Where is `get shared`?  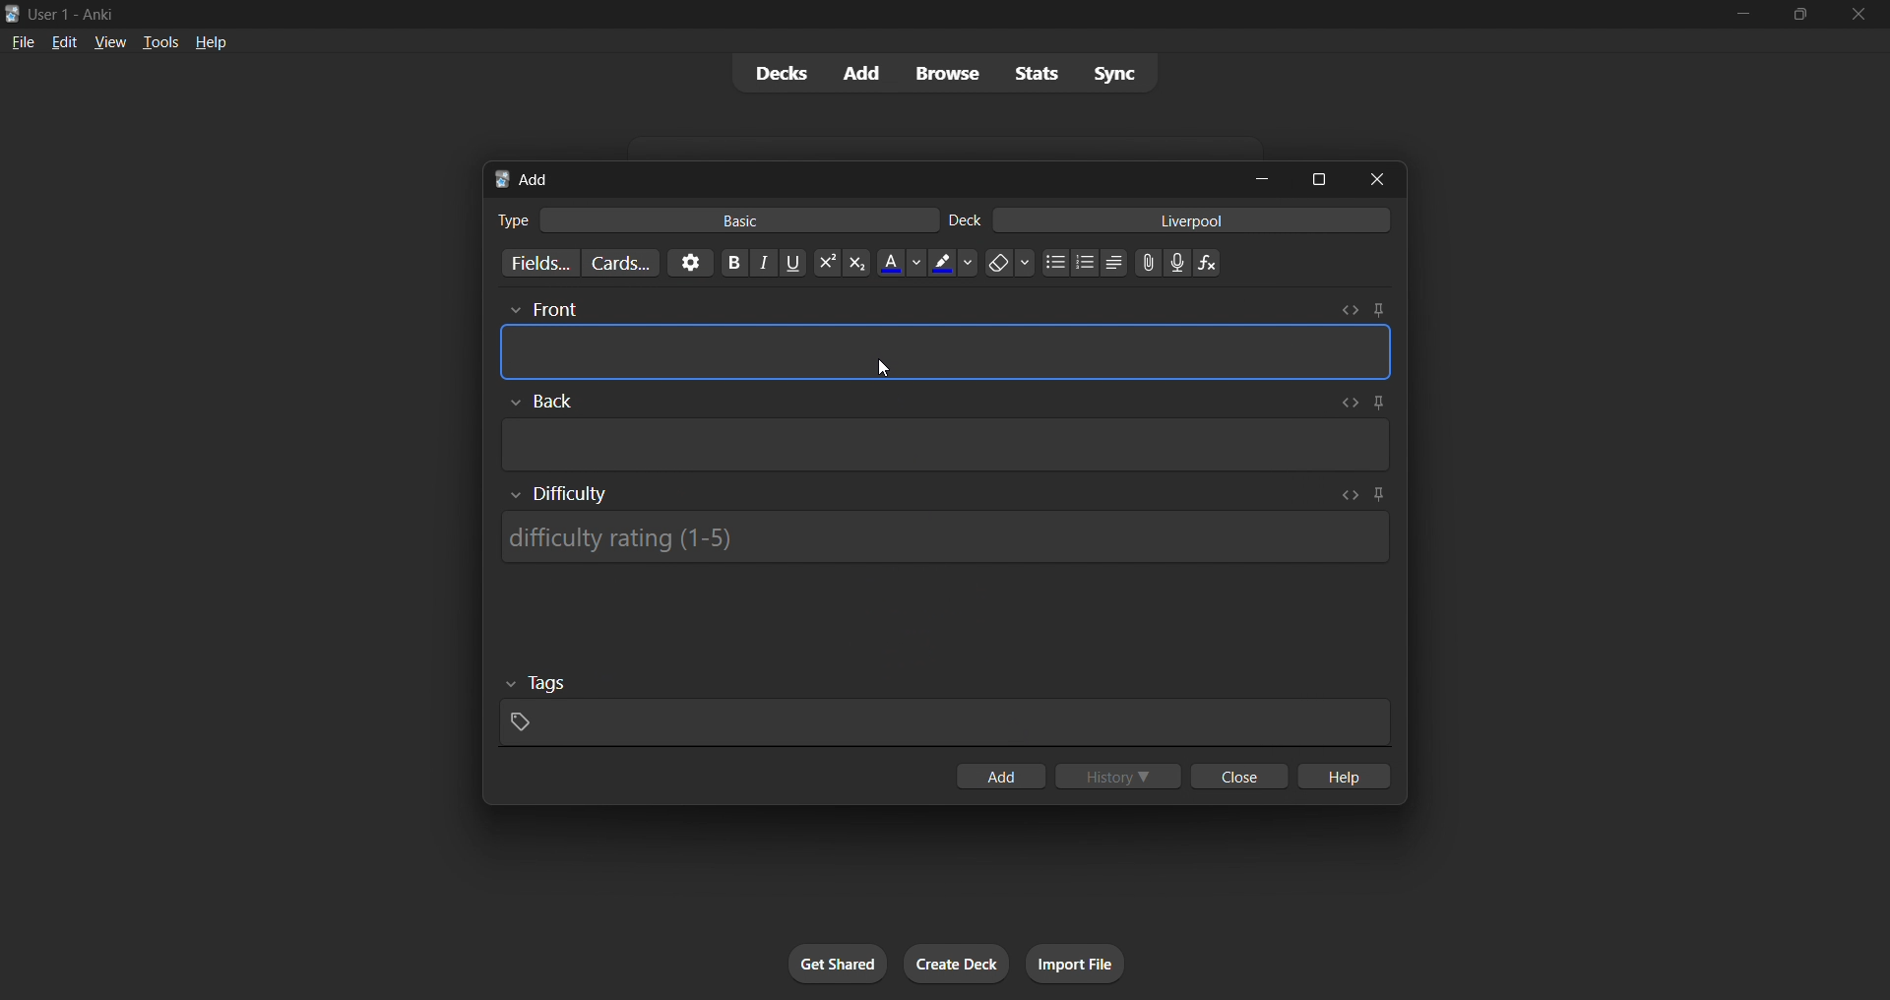
get shared is located at coordinates (838, 964).